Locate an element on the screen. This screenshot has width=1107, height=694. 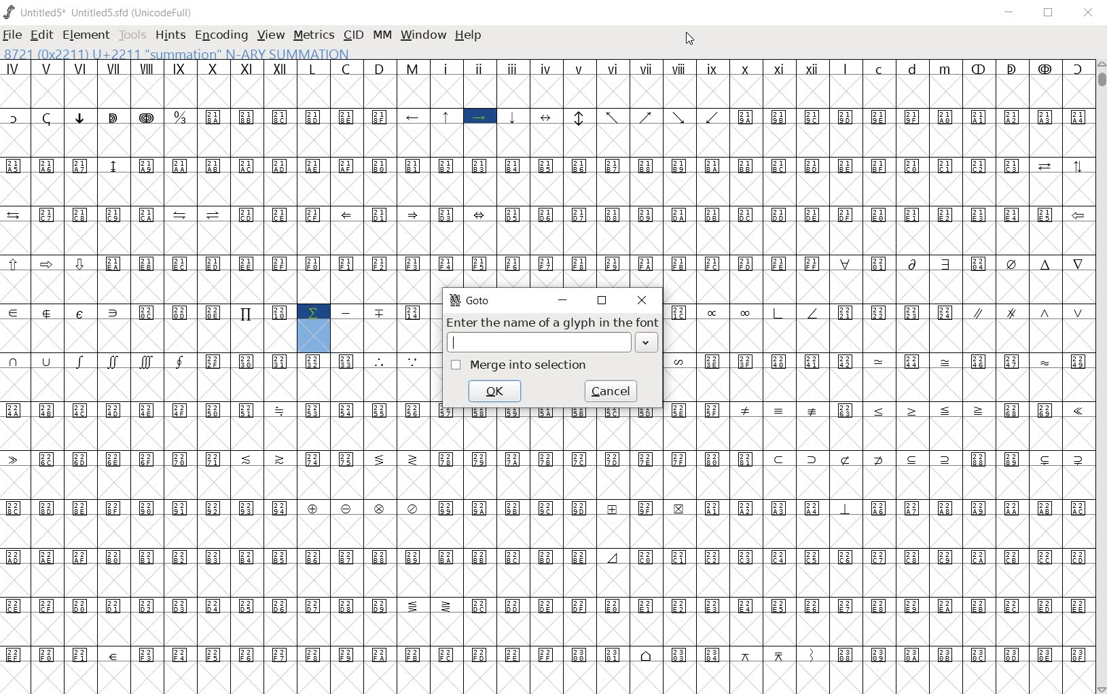
METRICS is located at coordinates (315, 36).